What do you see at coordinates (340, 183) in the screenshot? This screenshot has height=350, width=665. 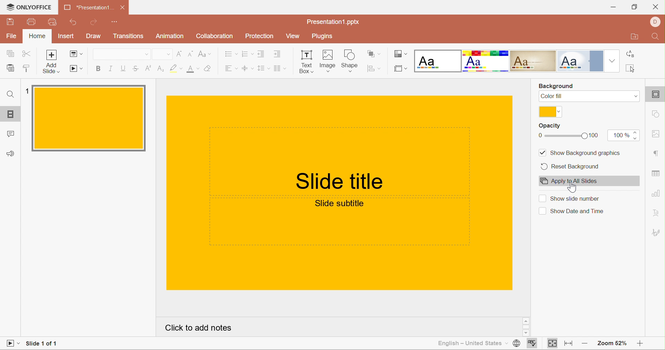 I see `Slide Title` at bounding box center [340, 183].